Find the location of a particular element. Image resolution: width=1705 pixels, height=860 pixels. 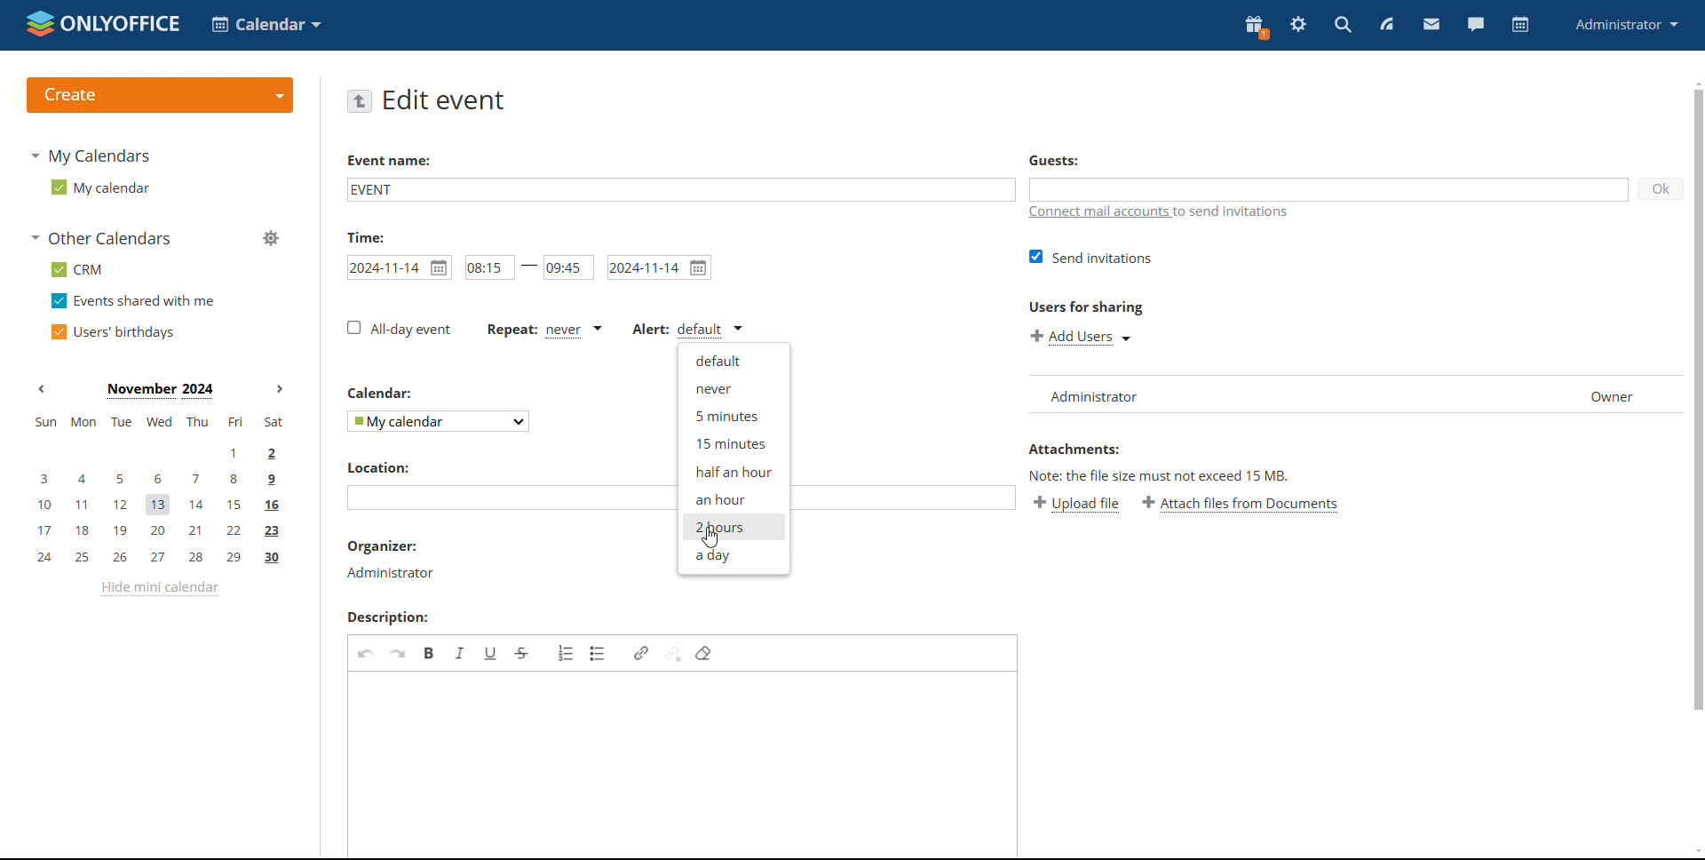

hide mini calendar is located at coordinates (157, 588).